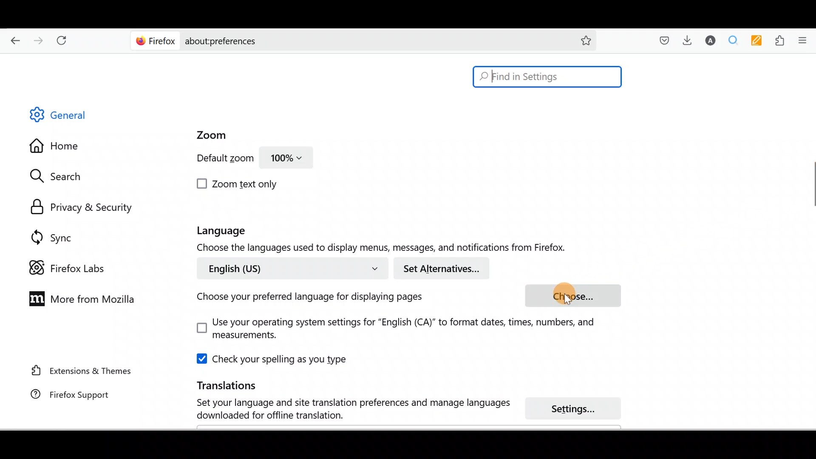 The height and width of the screenshot is (459, 816). I want to click on Multiple search & highlight, so click(734, 40).